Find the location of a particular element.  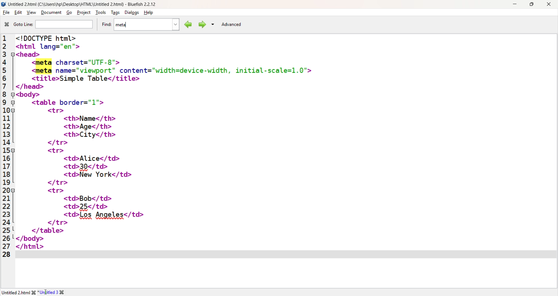

Edit is located at coordinates (17, 13).